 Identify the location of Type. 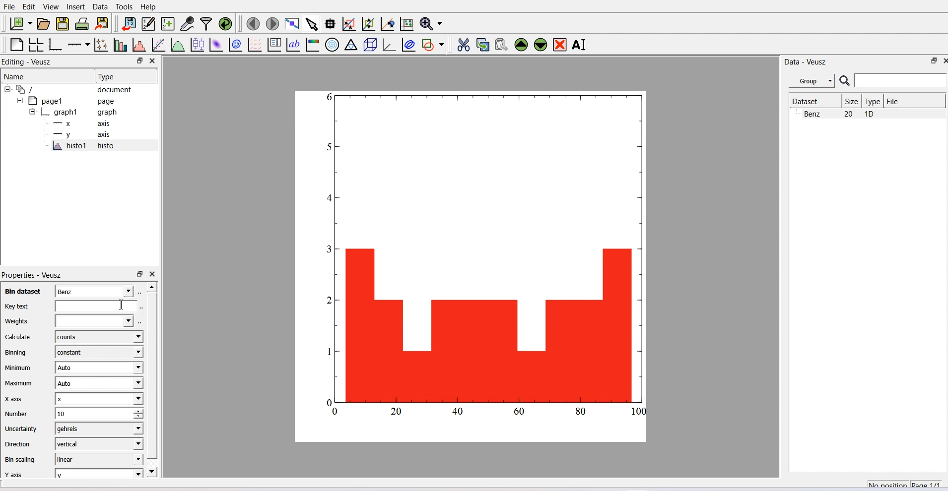
(874, 101).